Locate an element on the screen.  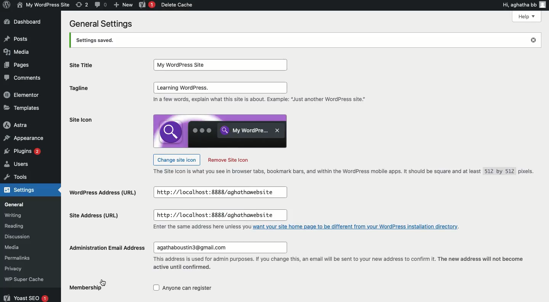
Remove site icon is located at coordinates (232, 161).